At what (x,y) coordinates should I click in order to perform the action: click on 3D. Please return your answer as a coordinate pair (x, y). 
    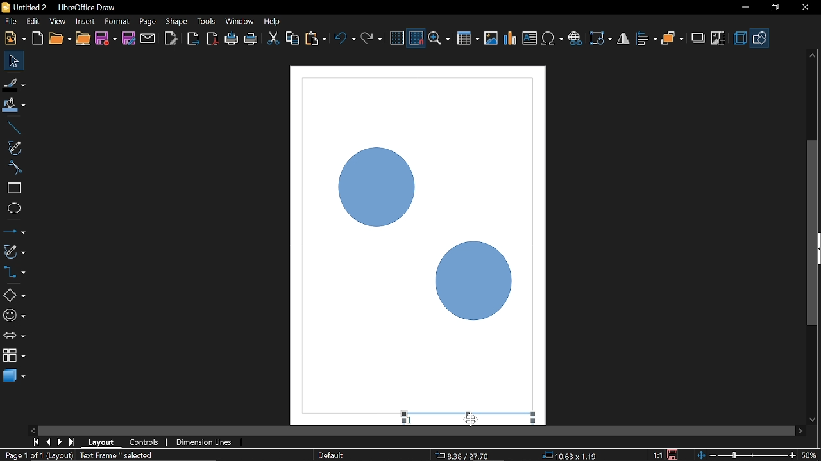
    Looking at the image, I should click on (740, 39).